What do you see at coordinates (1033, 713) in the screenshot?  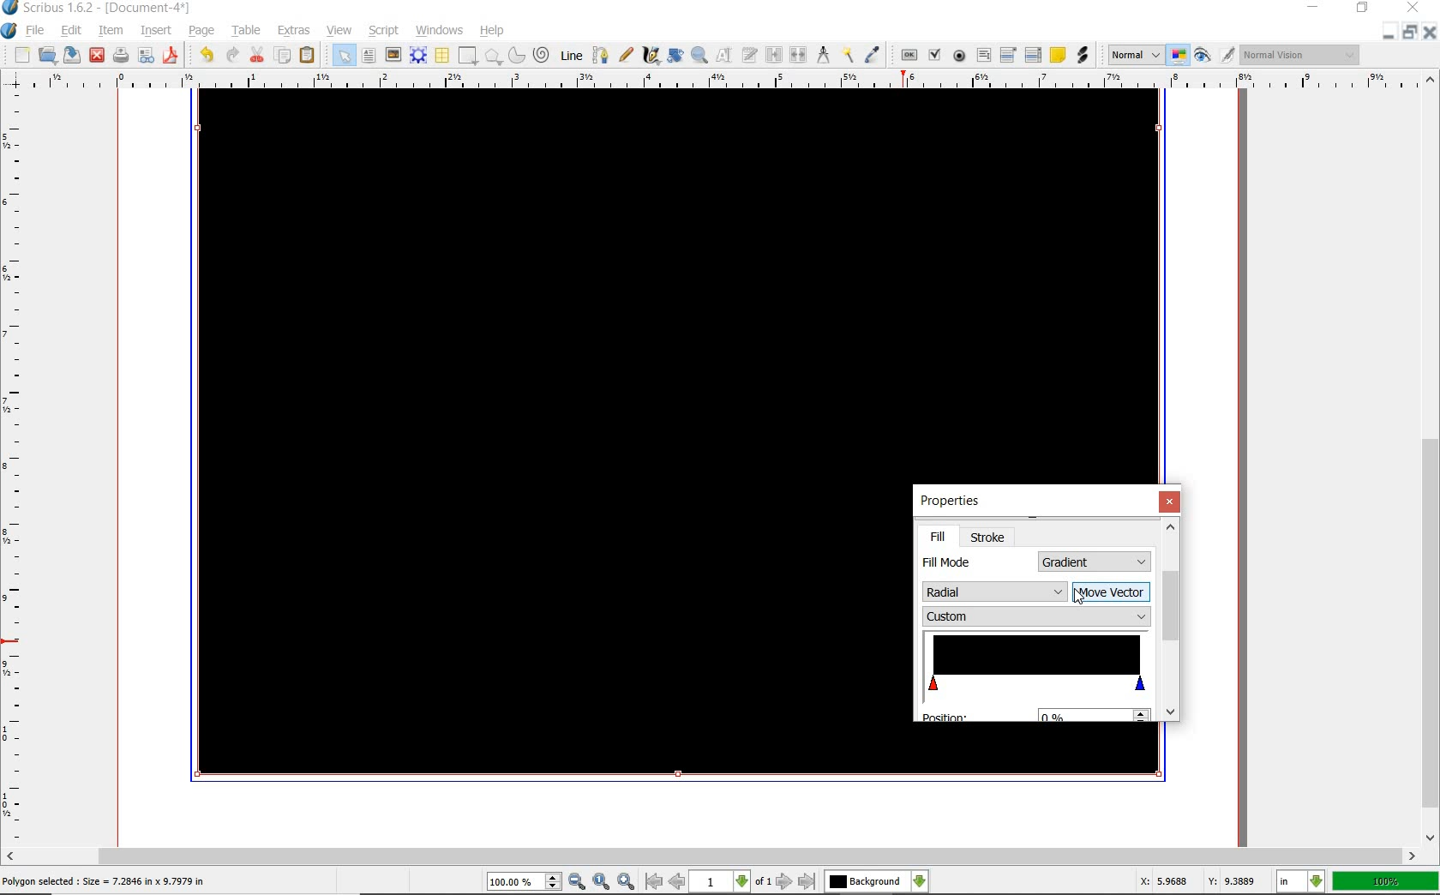 I see `position` at bounding box center [1033, 713].